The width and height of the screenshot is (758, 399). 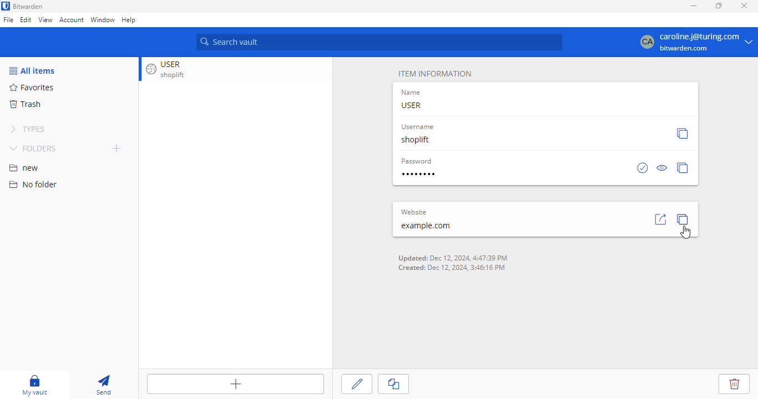 What do you see at coordinates (694, 6) in the screenshot?
I see `minimize` at bounding box center [694, 6].